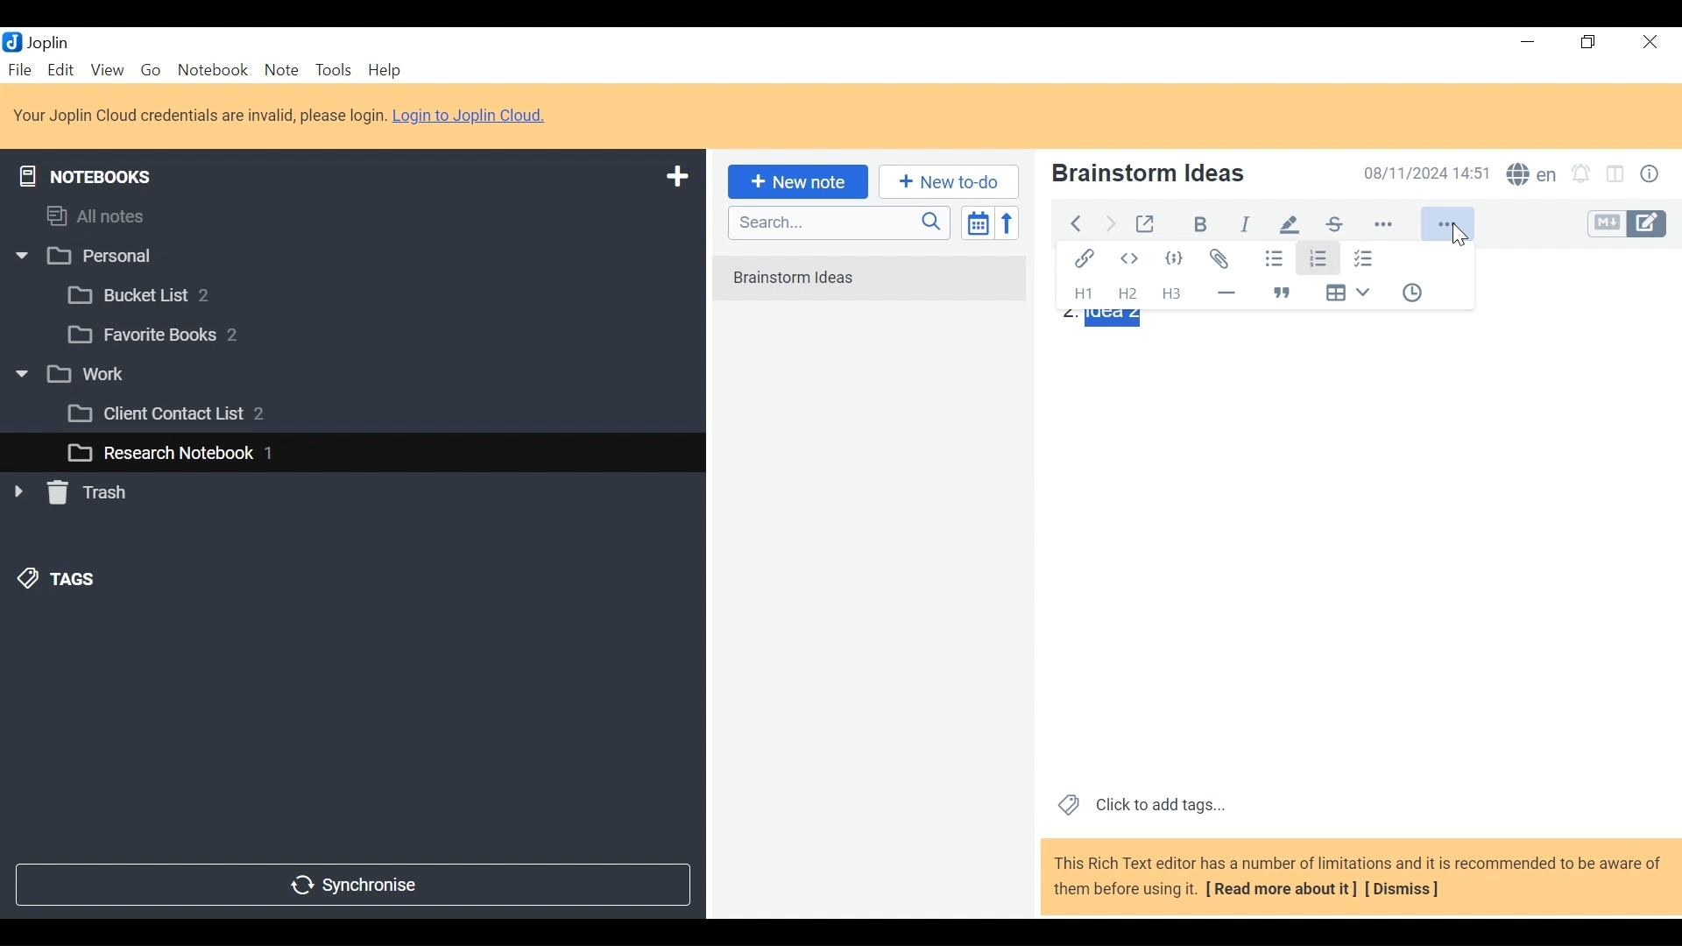 The height and width of the screenshot is (946, 1682). Describe the element at coordinates (1358, 876) in the screenshot. I see `This Rich Text editor has a number of limitations and it is recommended to be aware of
them before using it. [ Read more about it] [Dismiss]` at that location.